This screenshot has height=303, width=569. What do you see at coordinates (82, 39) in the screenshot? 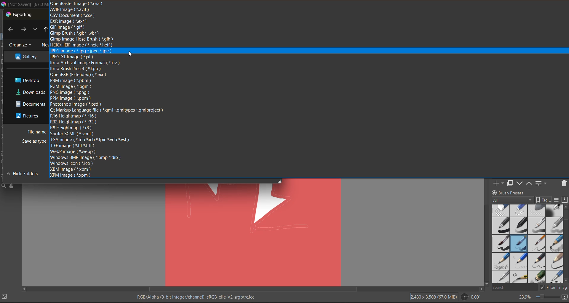
I see `gimp image hose brush` at bounding box center [82, 39].